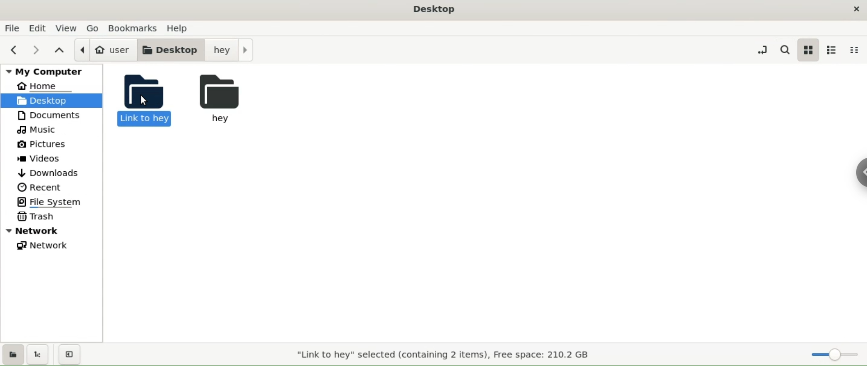 The height and width of the screenshot is (366, 867). I want to click on zoom, so click(836, 354).